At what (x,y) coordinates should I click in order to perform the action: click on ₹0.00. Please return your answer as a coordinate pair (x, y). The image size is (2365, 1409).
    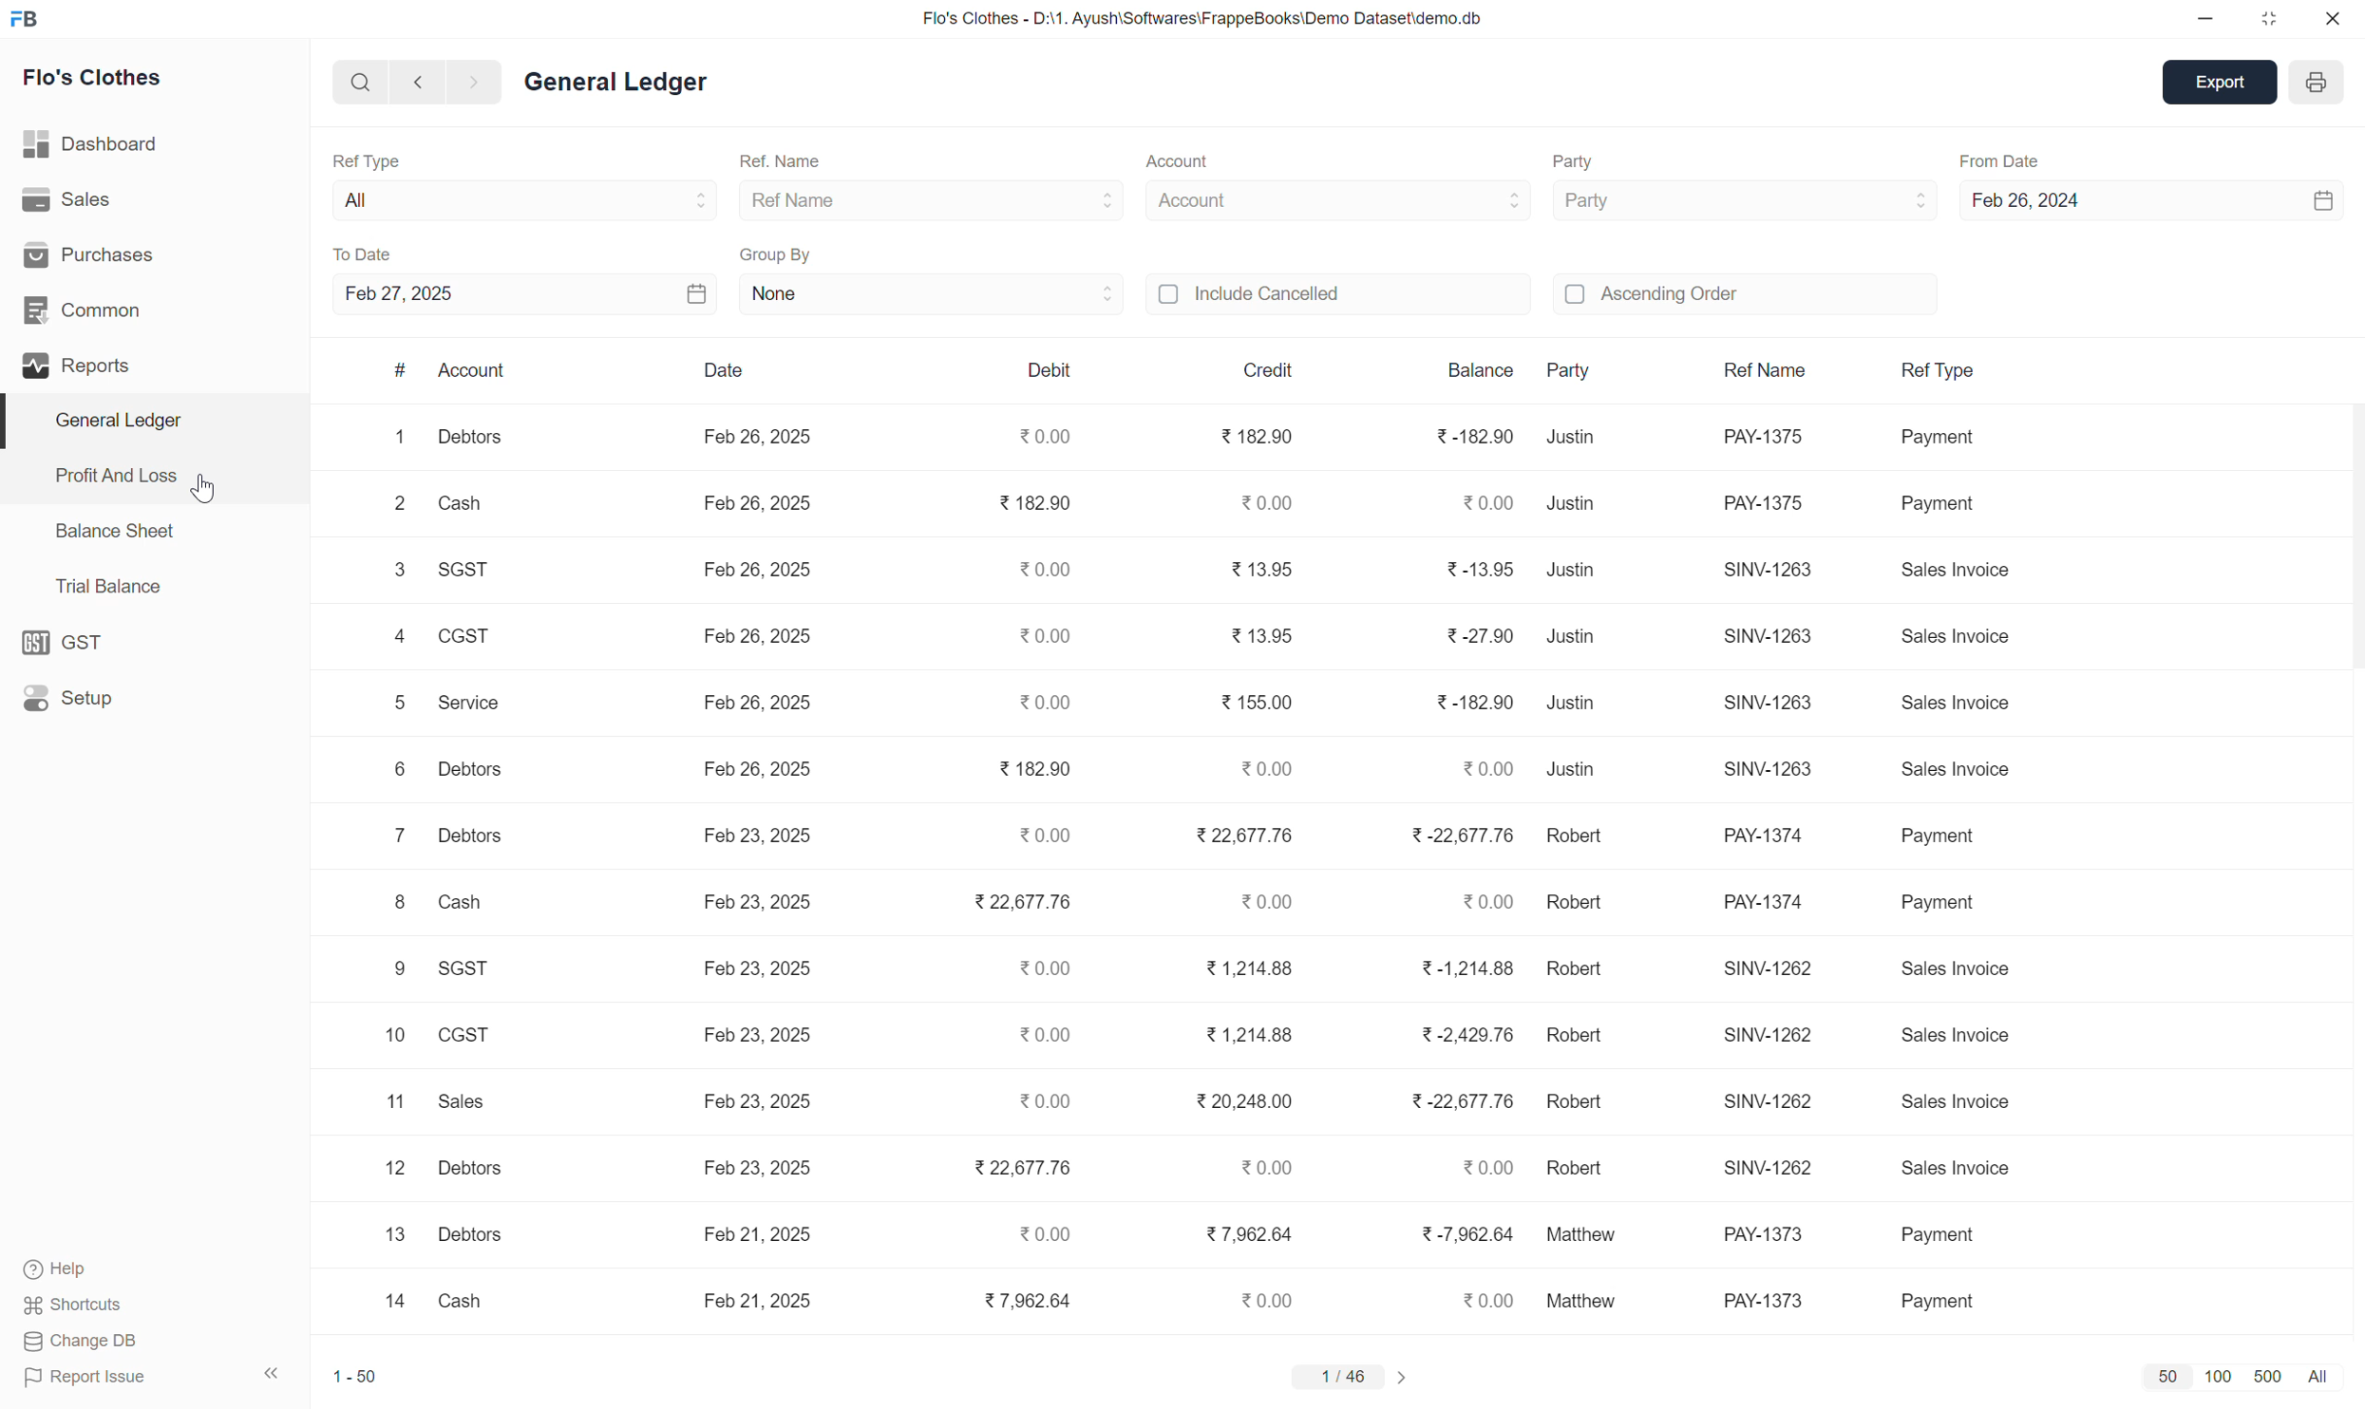
    Looking at the image, I should click on (1271, 503).